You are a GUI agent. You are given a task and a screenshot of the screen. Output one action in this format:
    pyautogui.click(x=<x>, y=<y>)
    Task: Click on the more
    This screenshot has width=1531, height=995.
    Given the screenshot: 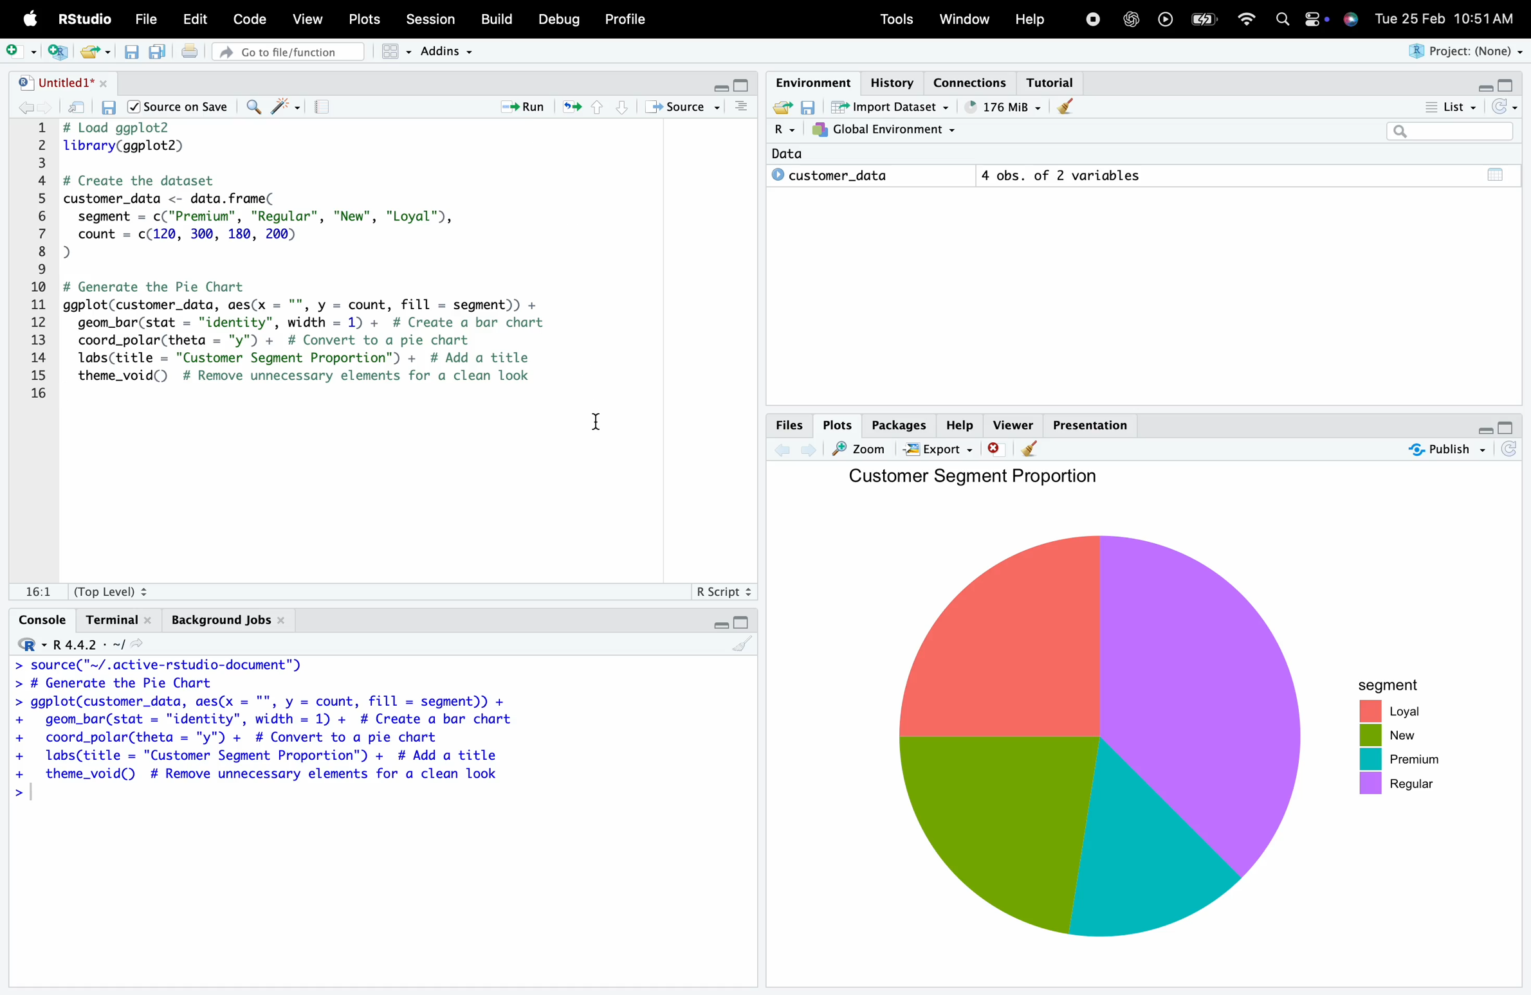 What is the action you would take?
    pyautogui.click(x=744, y=111)
    